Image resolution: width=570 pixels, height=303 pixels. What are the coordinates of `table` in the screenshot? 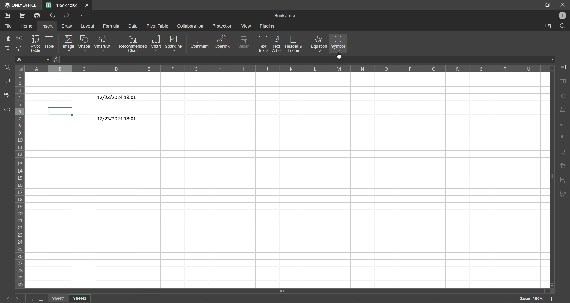 It's located at (49, 42).